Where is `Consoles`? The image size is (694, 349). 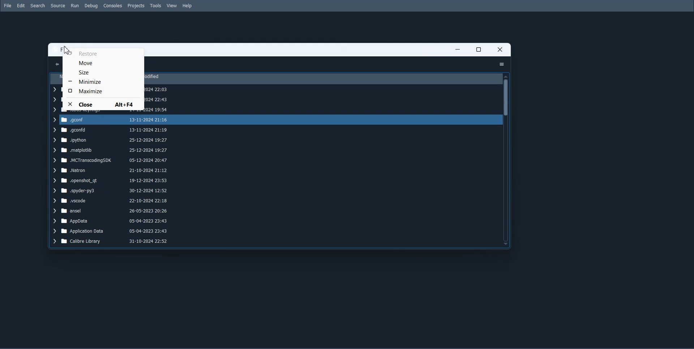 Consoles is located at coordinates (112, 5).